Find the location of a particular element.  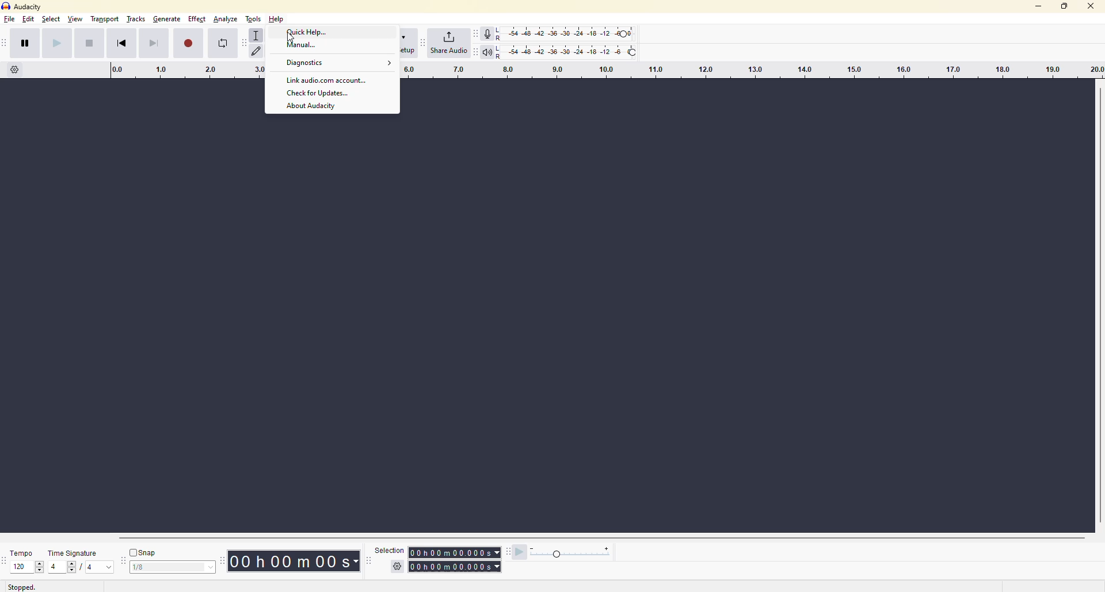

time is located at coordinates (456, 559).